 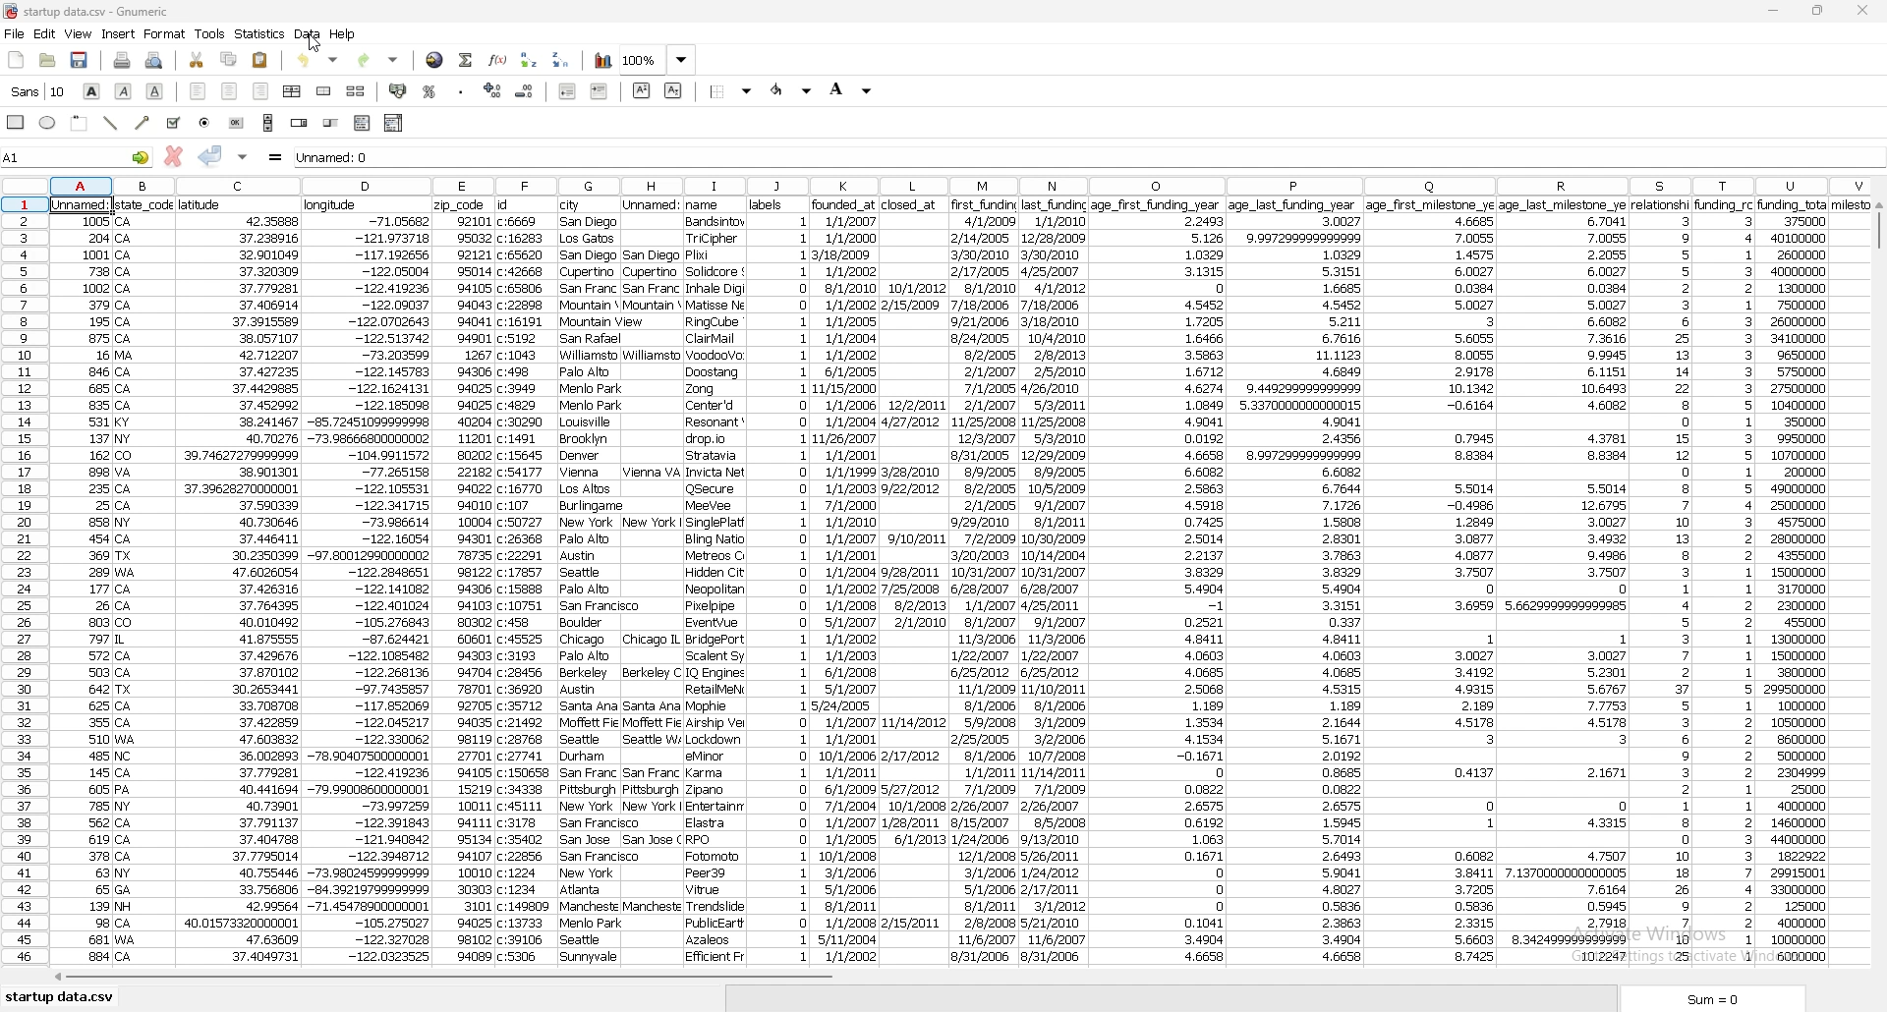 I want to click on cursor, so click(x=313, y=45).